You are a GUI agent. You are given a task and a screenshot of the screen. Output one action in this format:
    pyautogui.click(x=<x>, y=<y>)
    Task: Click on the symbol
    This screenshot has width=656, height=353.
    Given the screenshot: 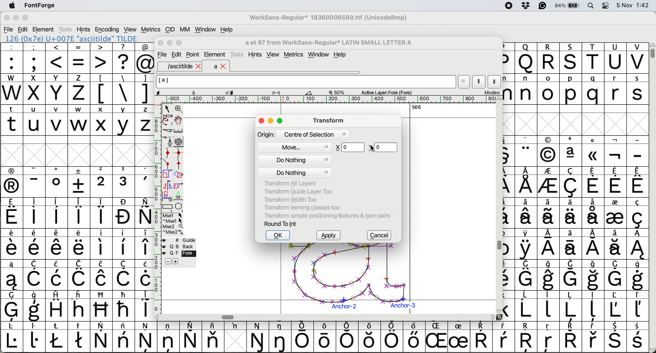 What is the action you would take?
    pyautogui.click(x=526, y=151)
    